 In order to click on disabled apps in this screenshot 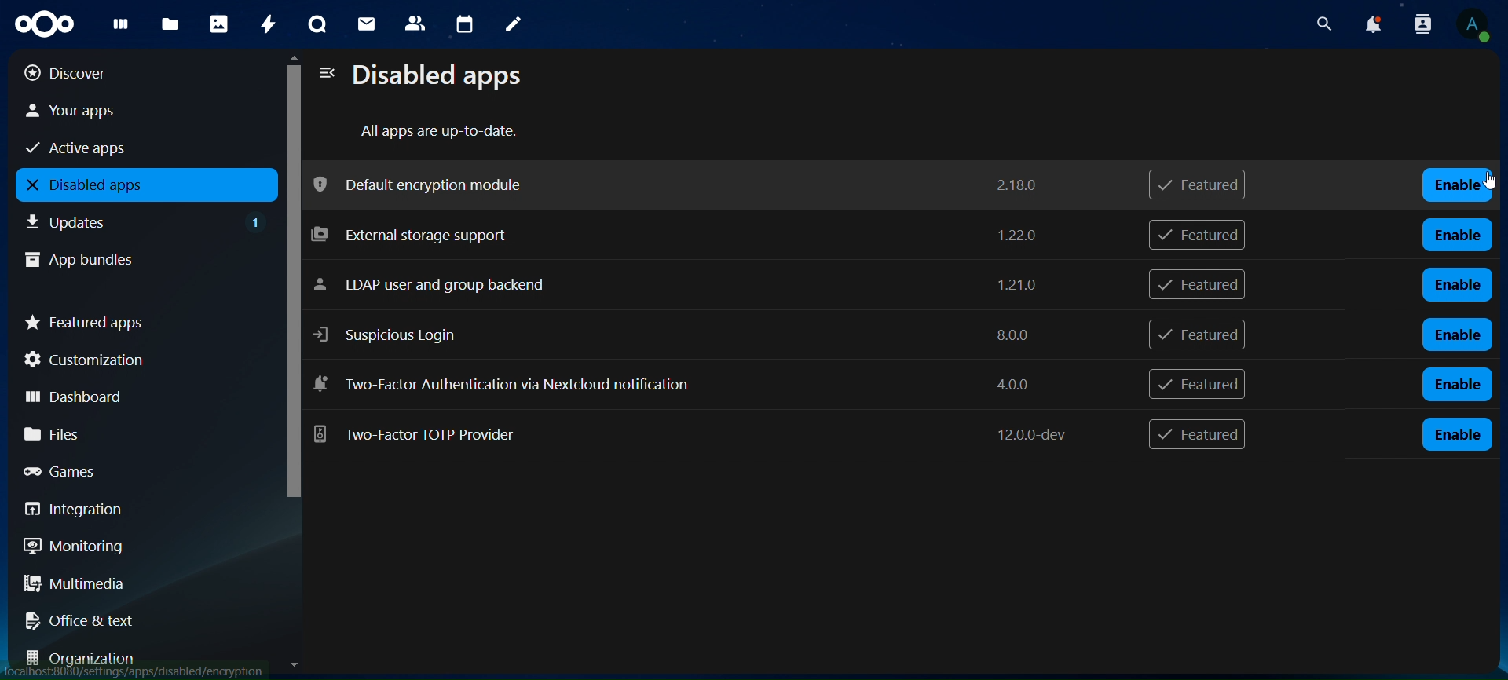, I will do `click(445, 77)`.